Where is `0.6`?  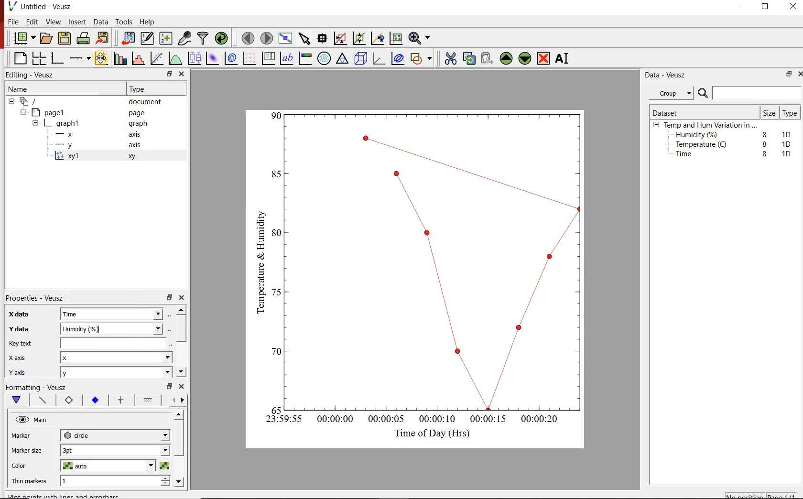
0.6 is located at coordinates (277, 235).